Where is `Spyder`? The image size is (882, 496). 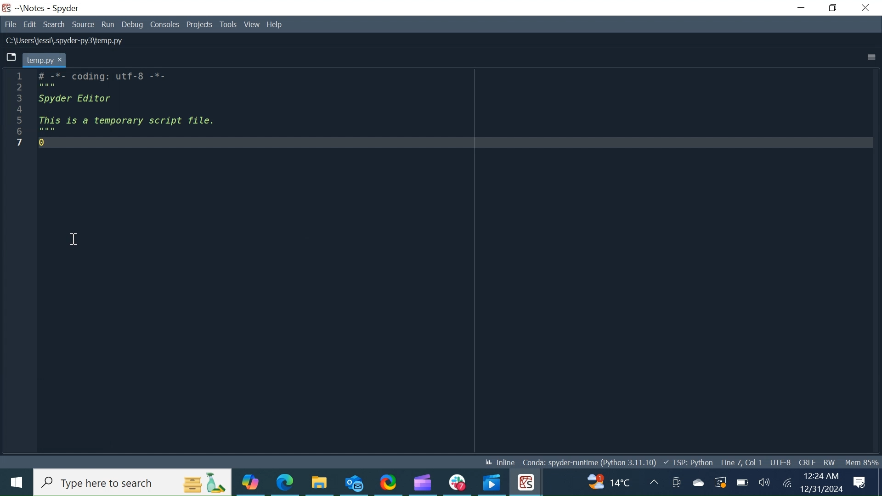
Spyder is located at coordinates (66, 8).